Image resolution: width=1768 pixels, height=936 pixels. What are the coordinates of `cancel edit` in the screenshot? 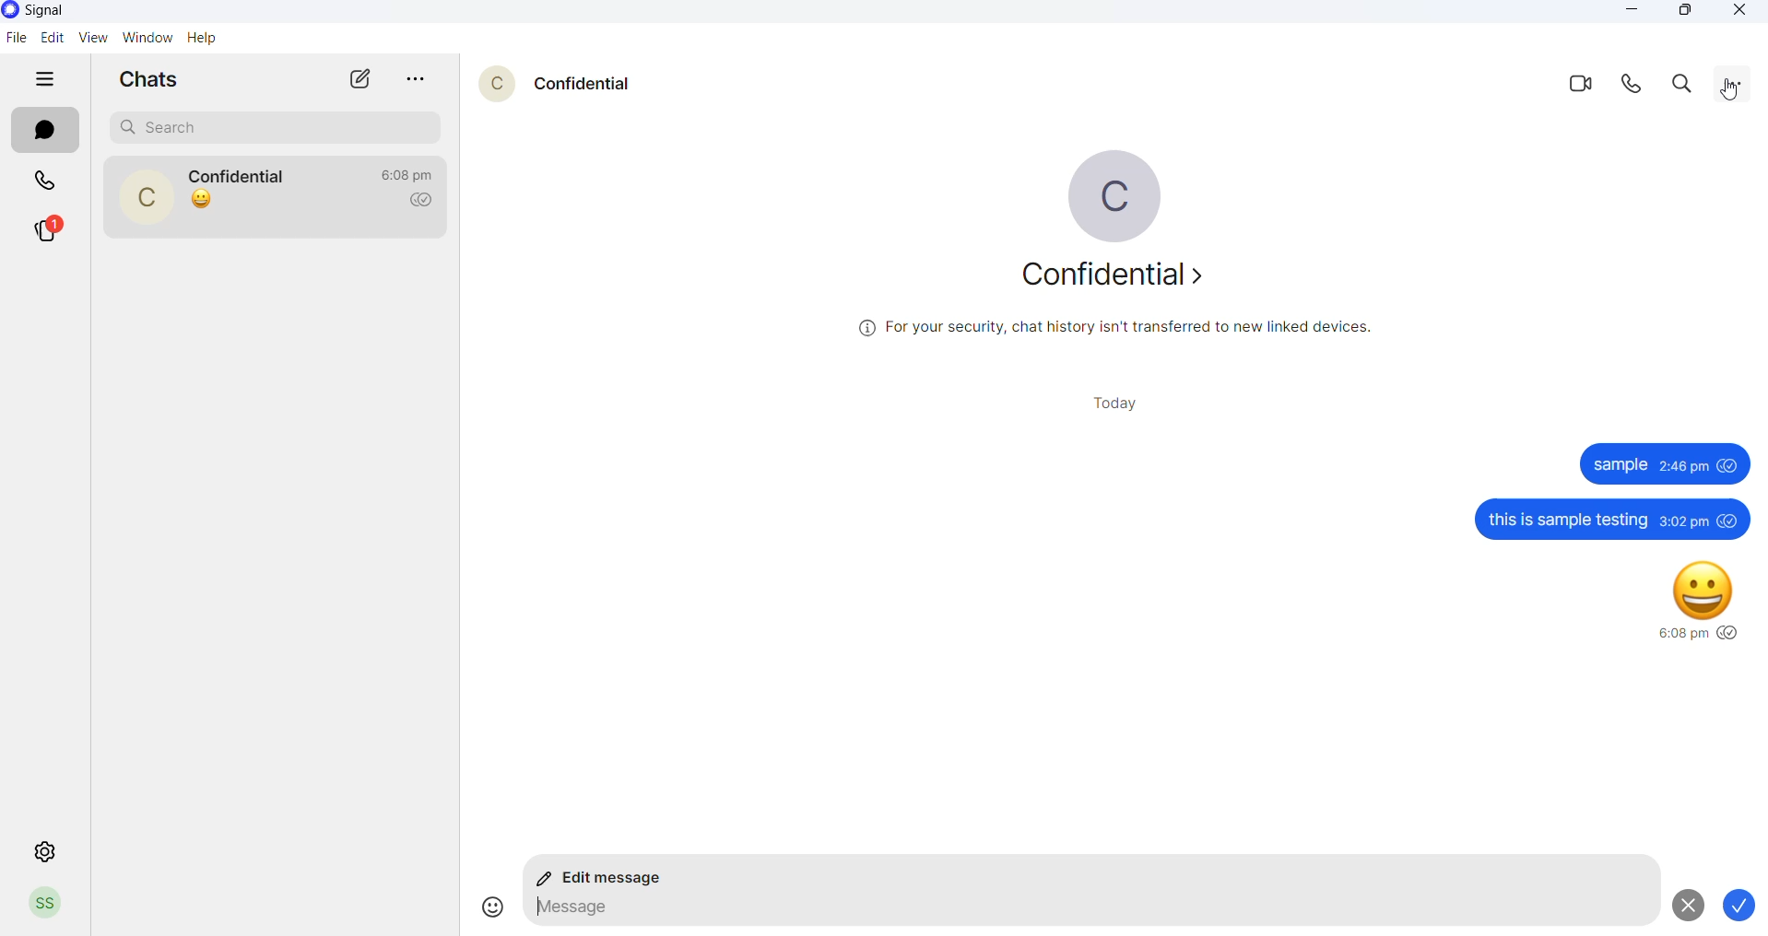 It's located at (1685, 905).